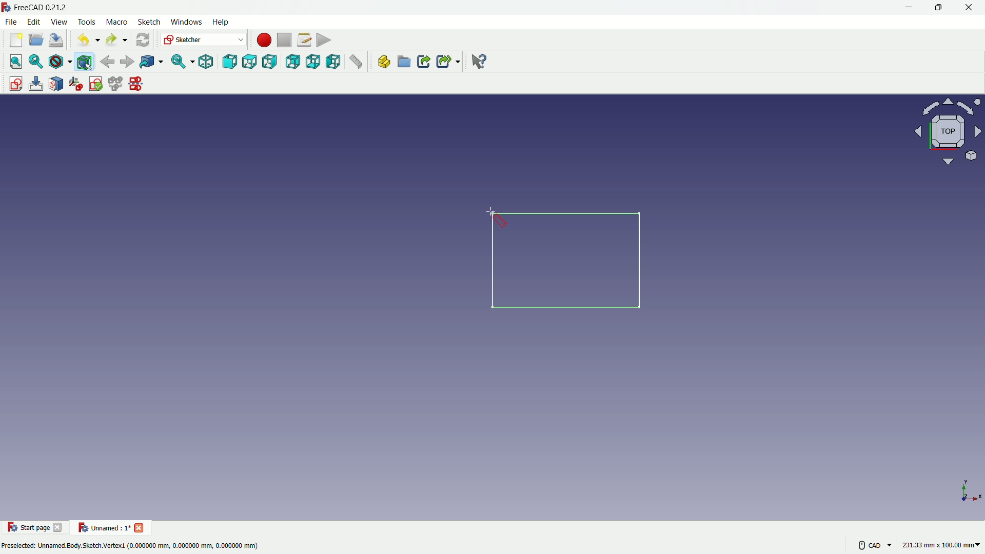 The width and height of the screenshot is (985, 554). I want to click on redo, so click(115, 40).